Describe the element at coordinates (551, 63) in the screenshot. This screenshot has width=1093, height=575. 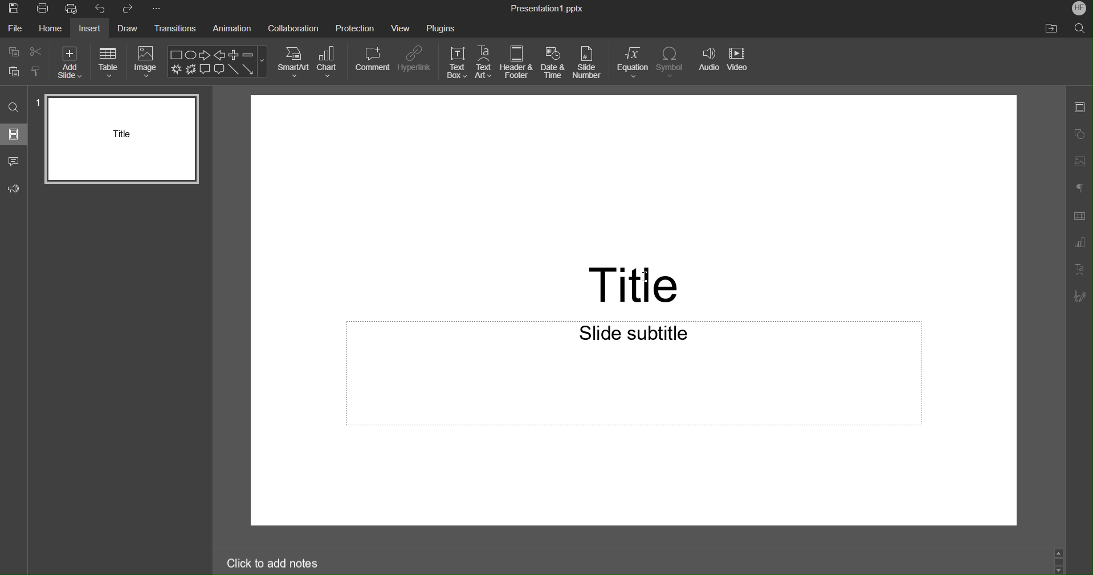
I see `Date and Time` at that location.